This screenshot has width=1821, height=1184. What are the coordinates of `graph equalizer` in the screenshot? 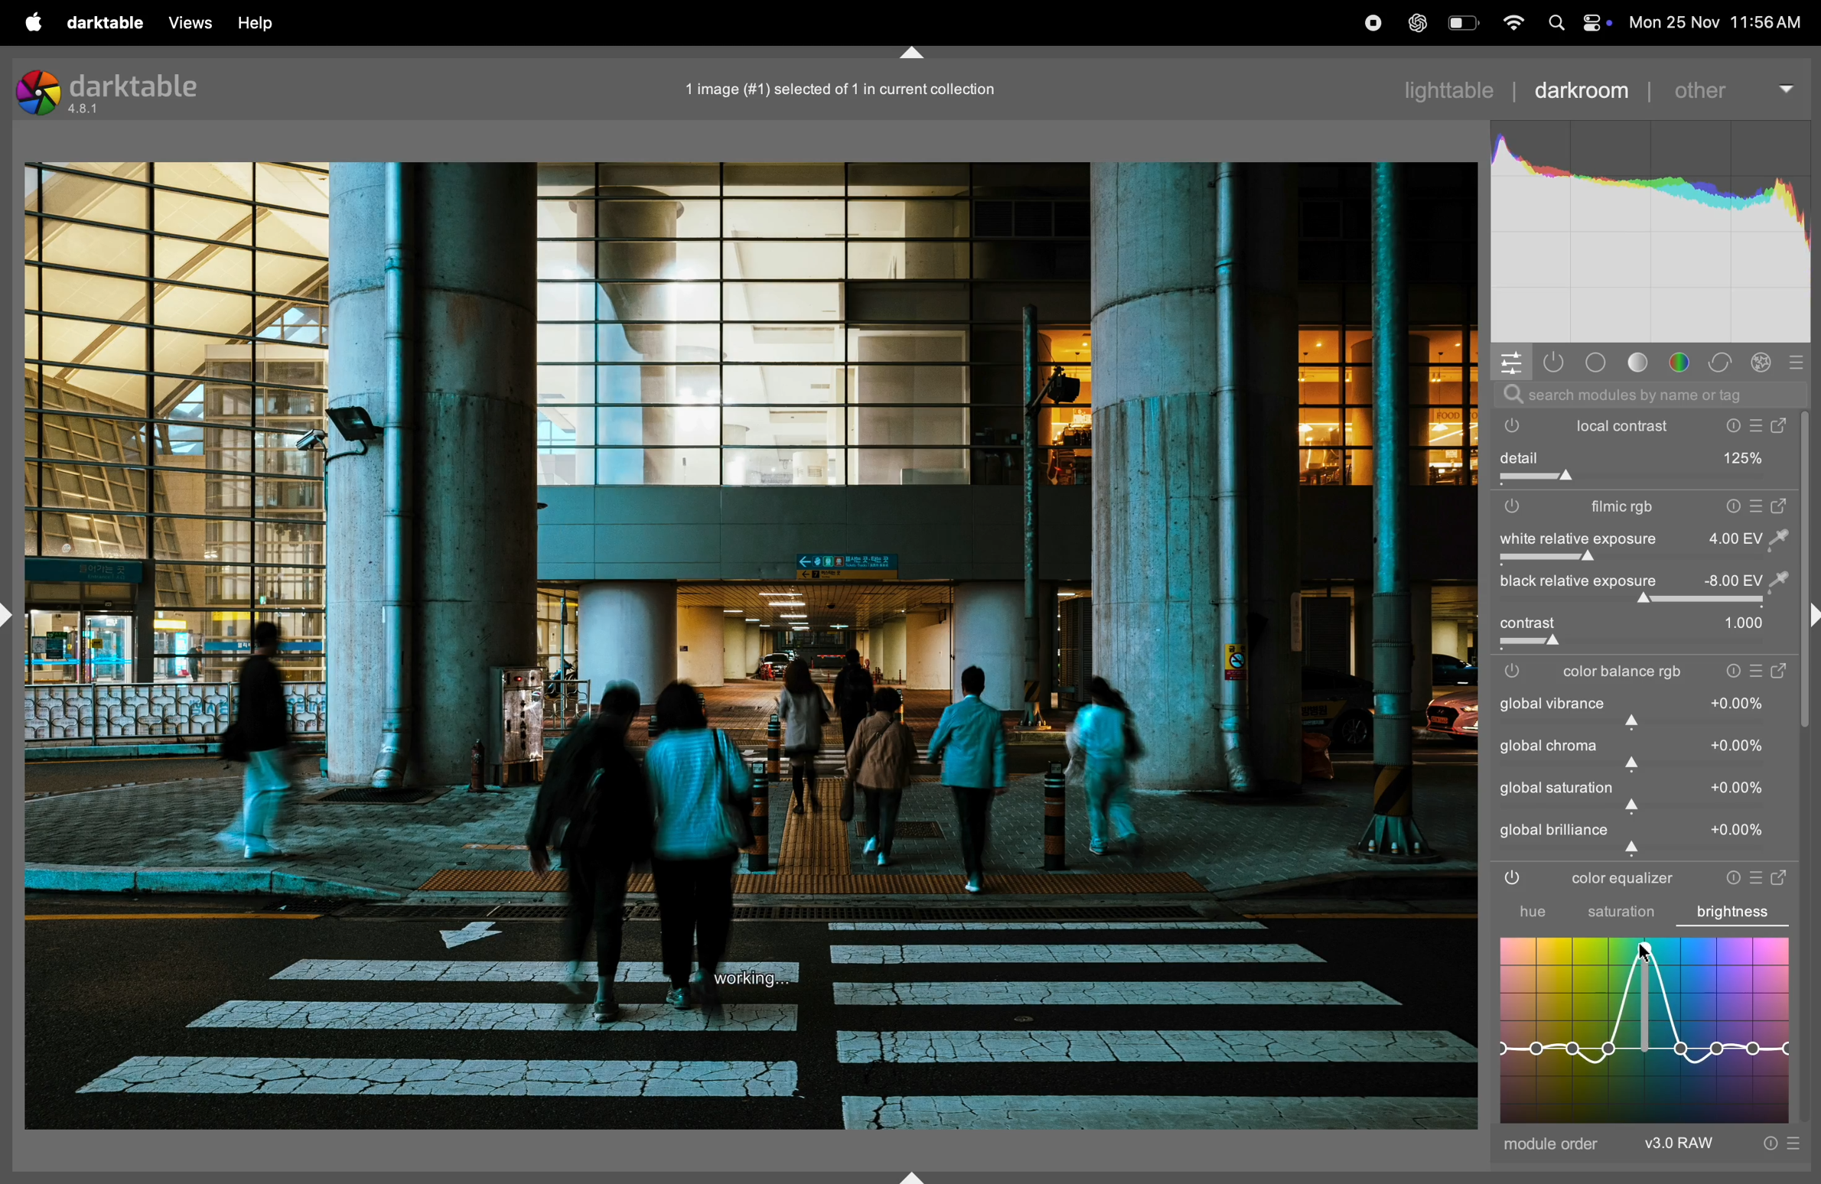 It's located at (1645, 1029).